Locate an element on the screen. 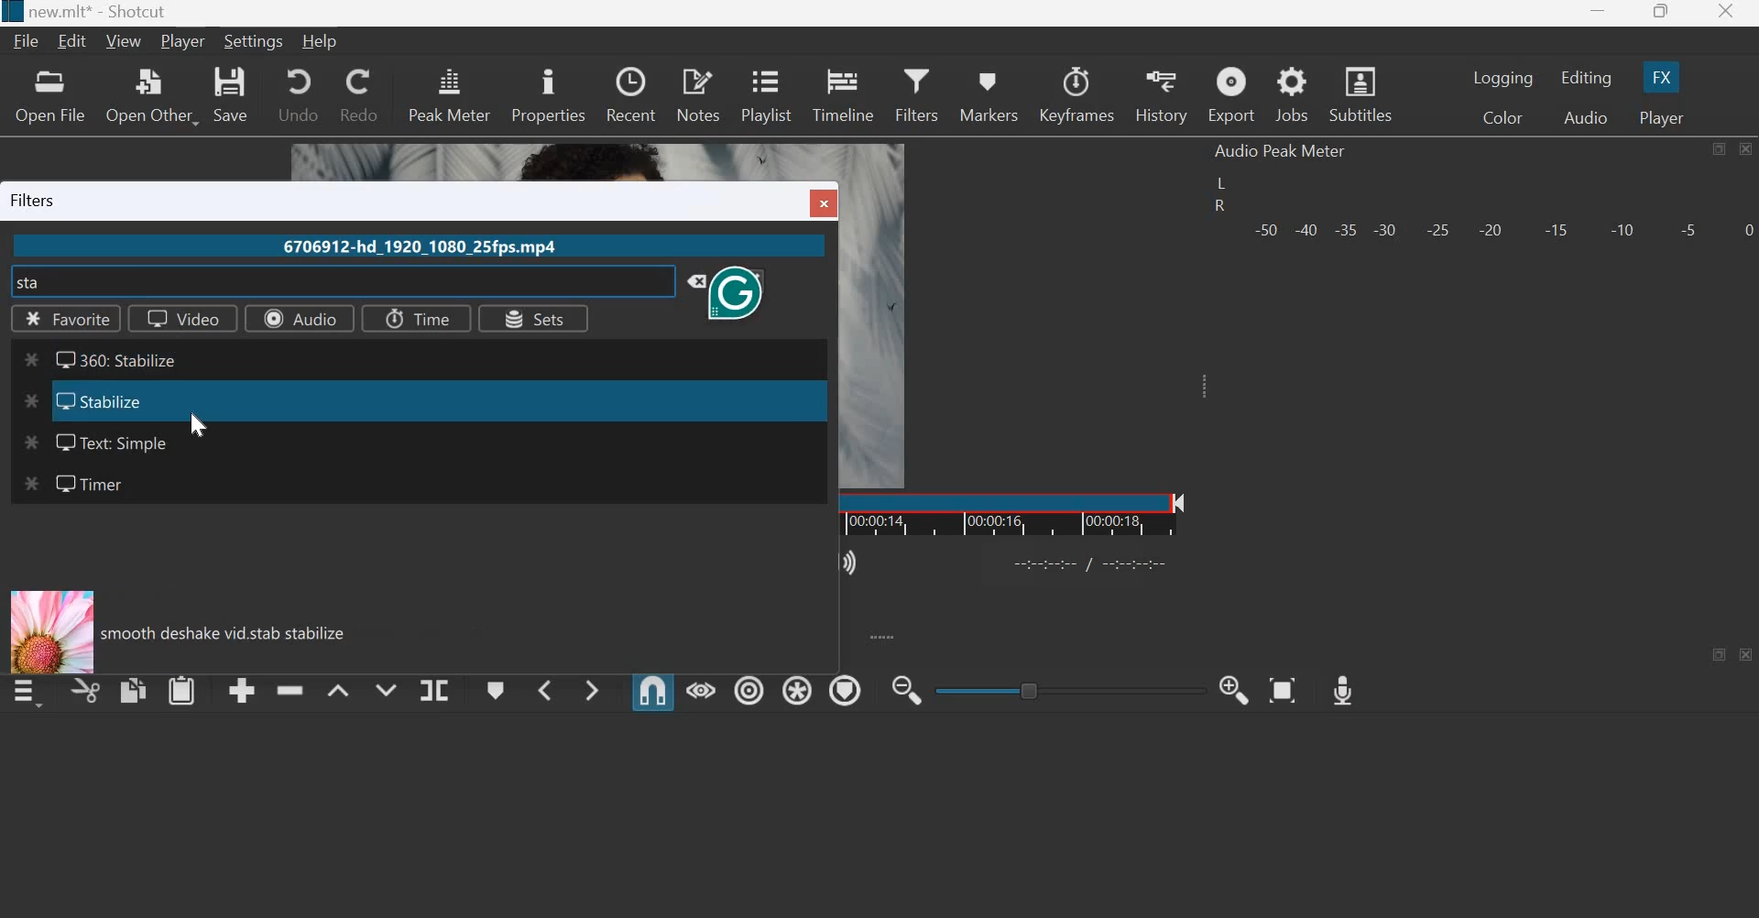   is located at coordinates (51, 97).